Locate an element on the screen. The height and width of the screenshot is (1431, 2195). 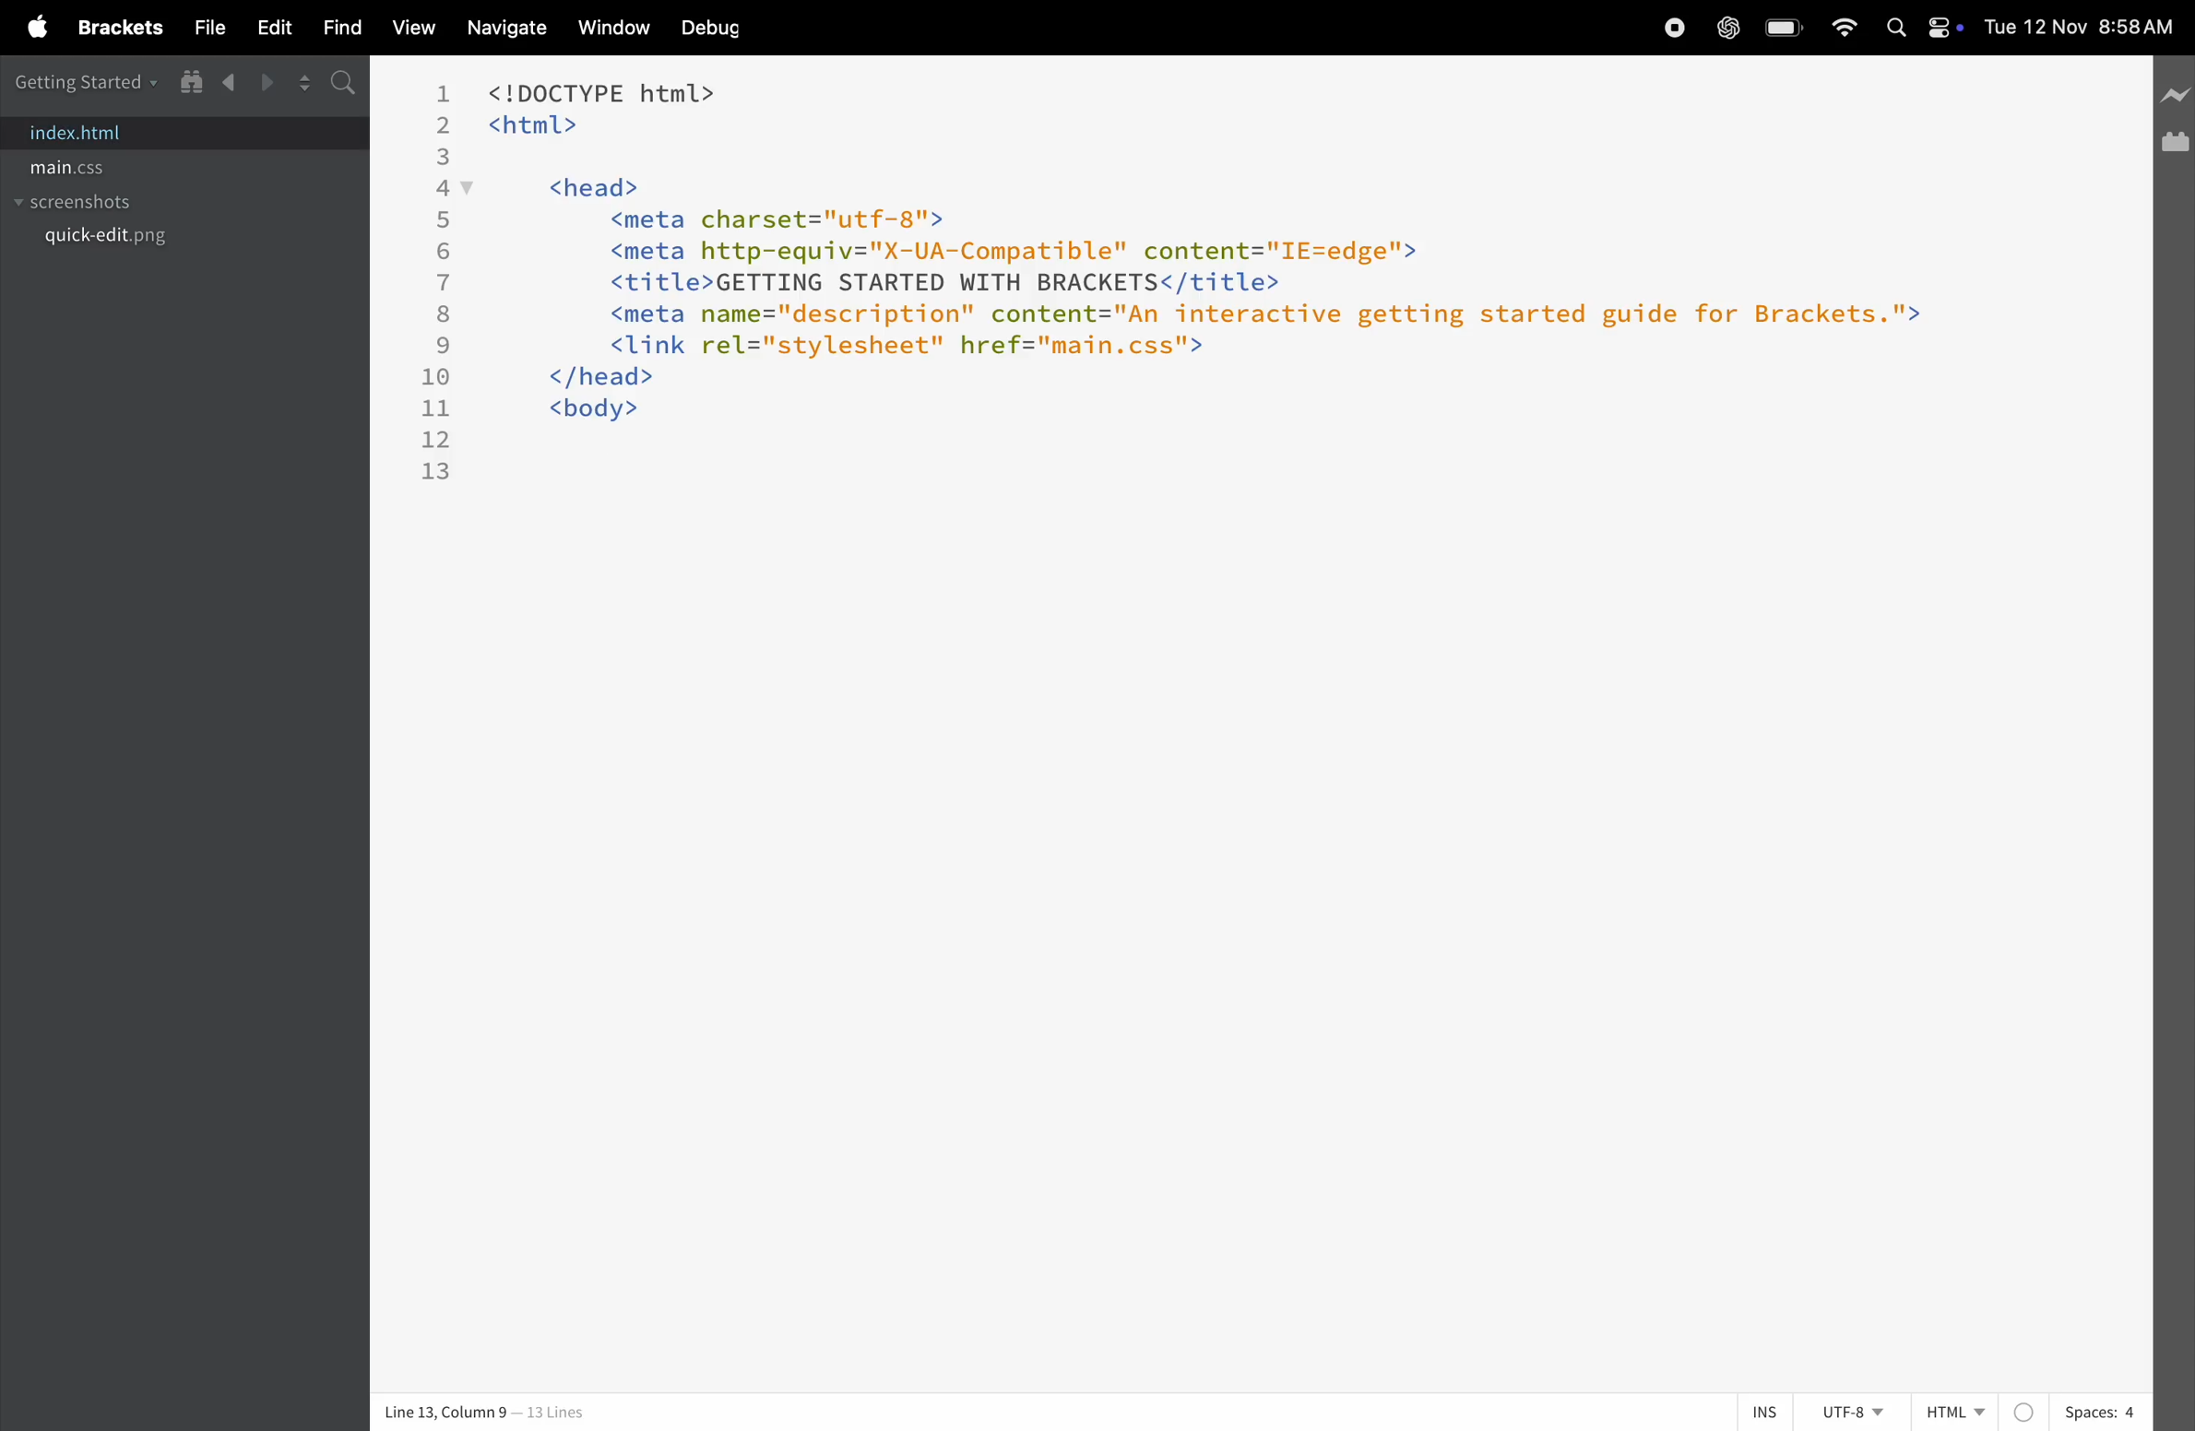
html is located at coordinates (1983, 1408).